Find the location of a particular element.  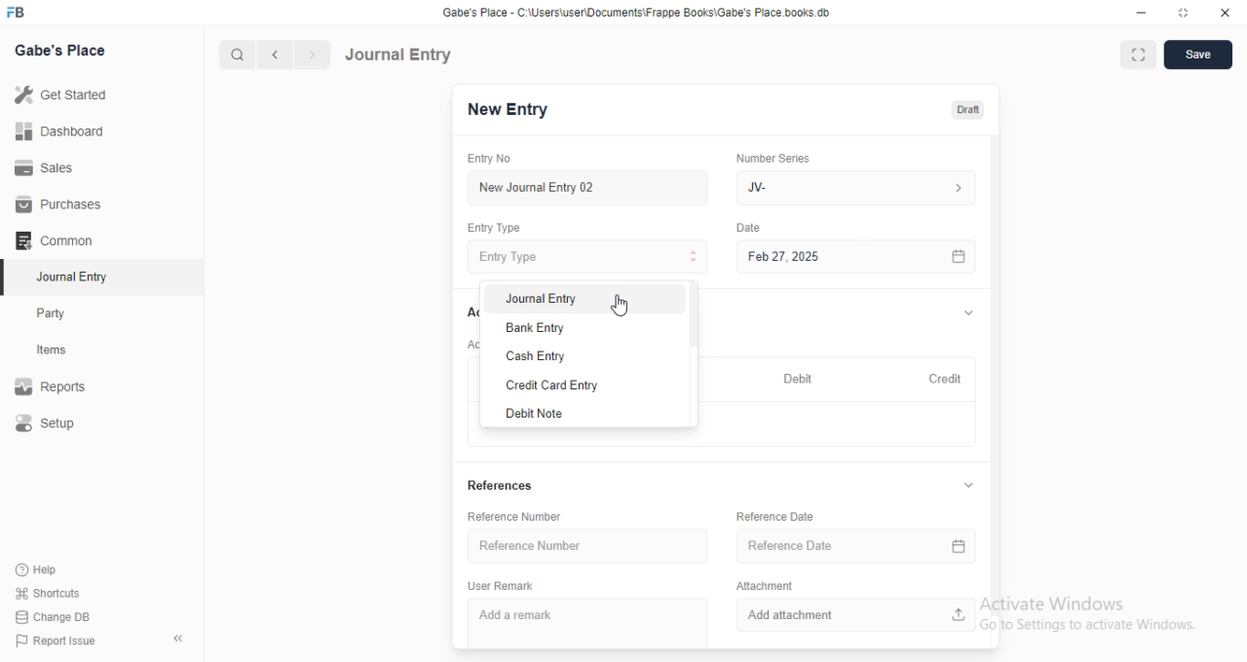

Search is located at coordinates (233, 55).